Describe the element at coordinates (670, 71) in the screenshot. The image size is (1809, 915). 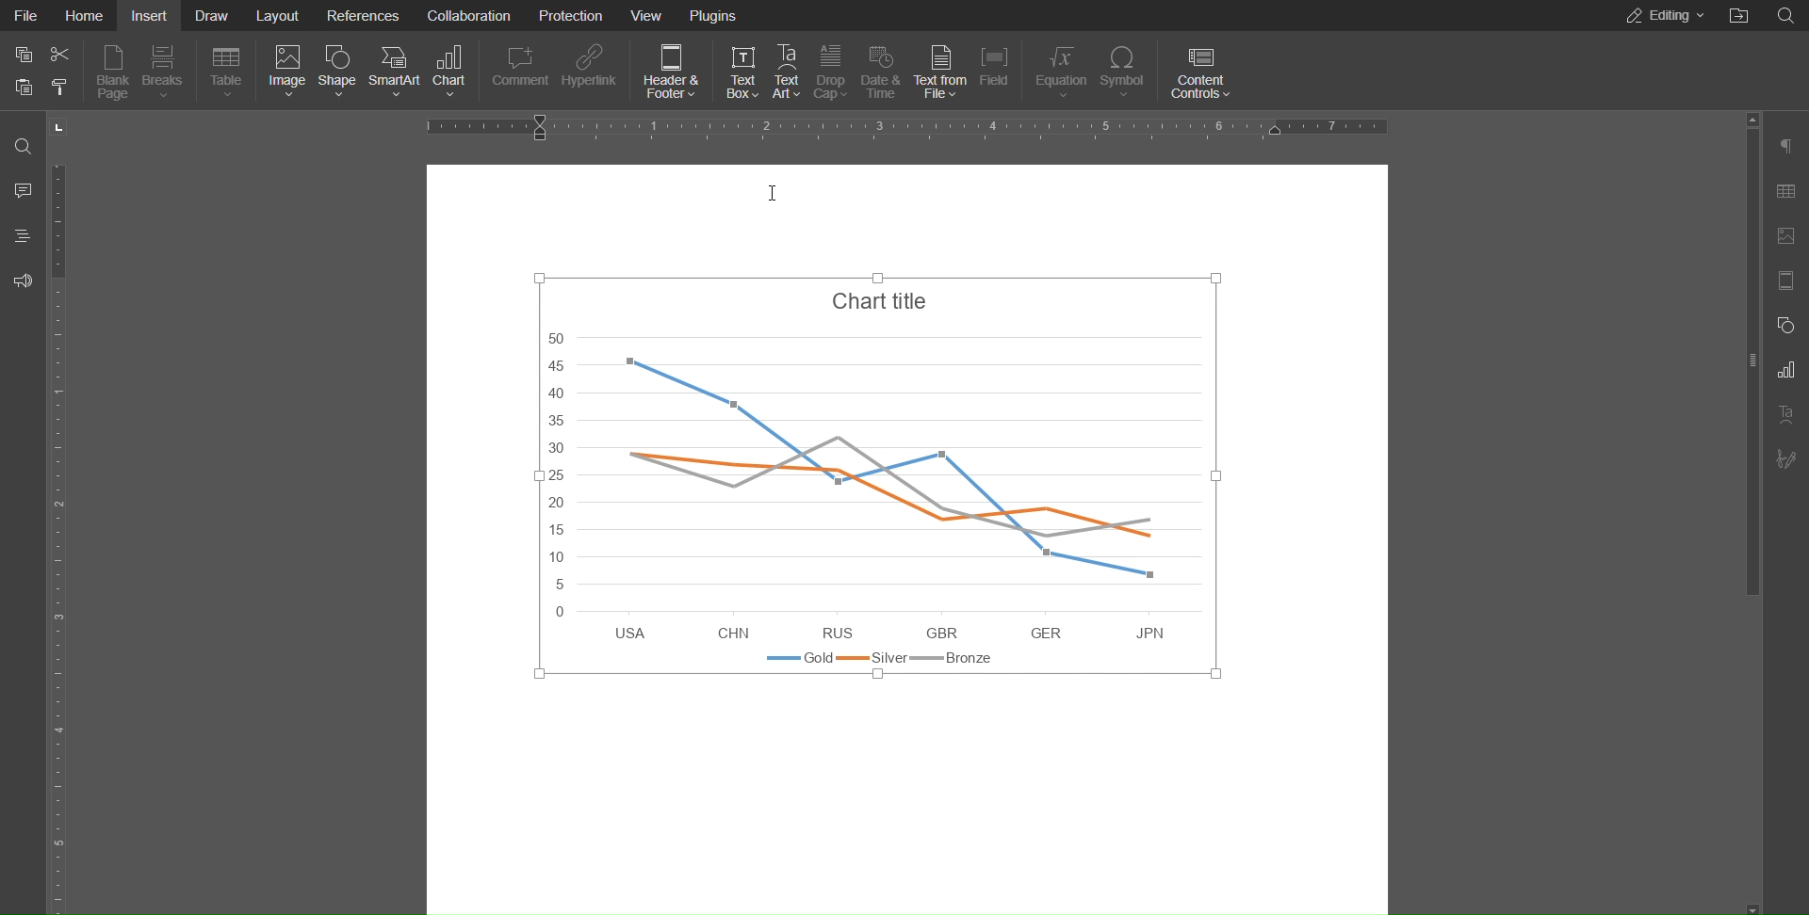
I see `Header and Footer` at that location.